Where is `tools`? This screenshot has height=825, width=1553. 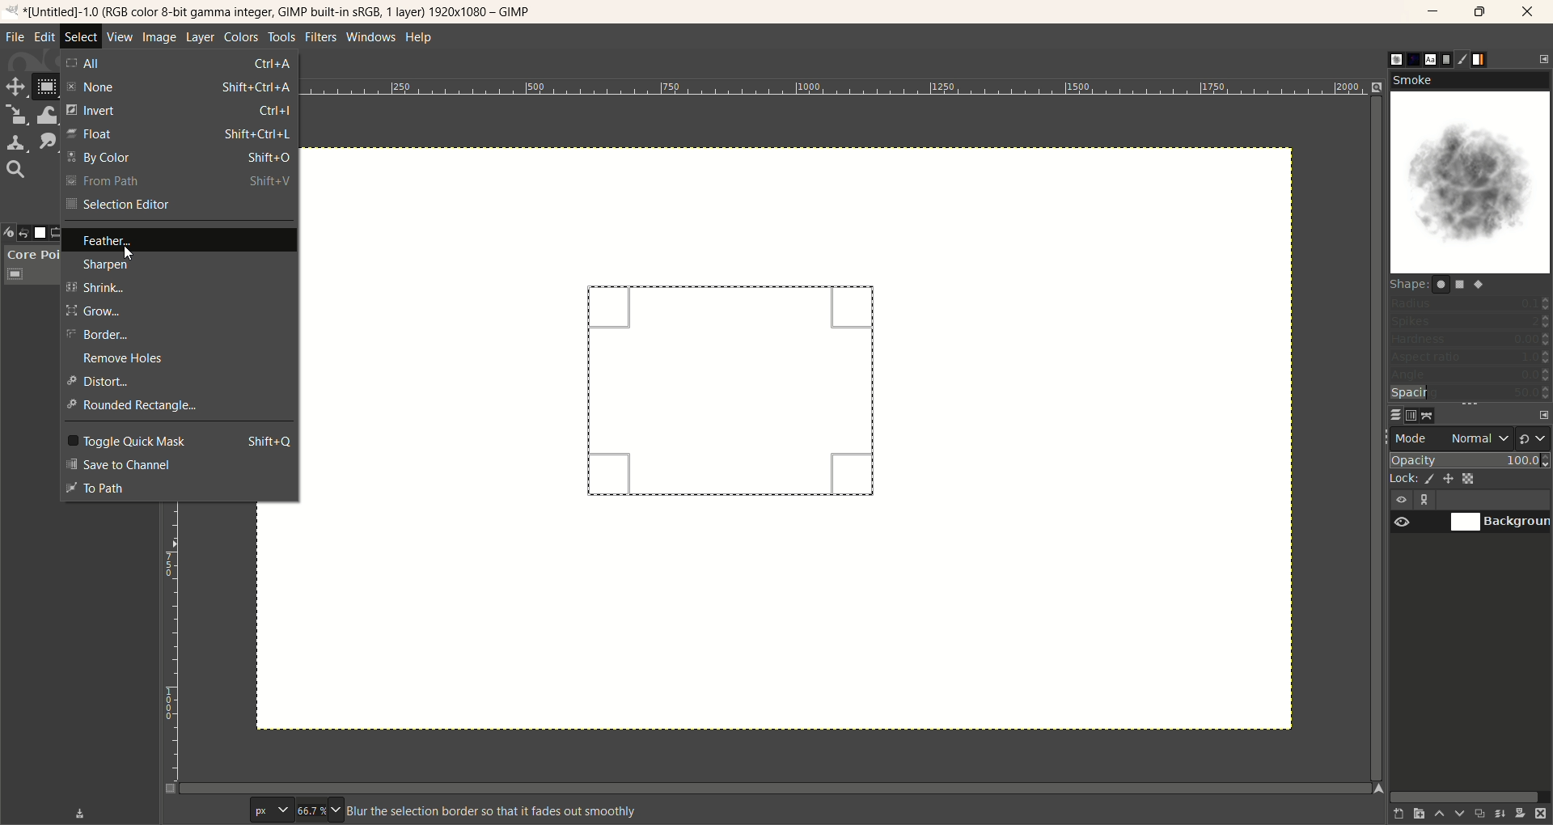 tools is located at coordinates (281, 36).